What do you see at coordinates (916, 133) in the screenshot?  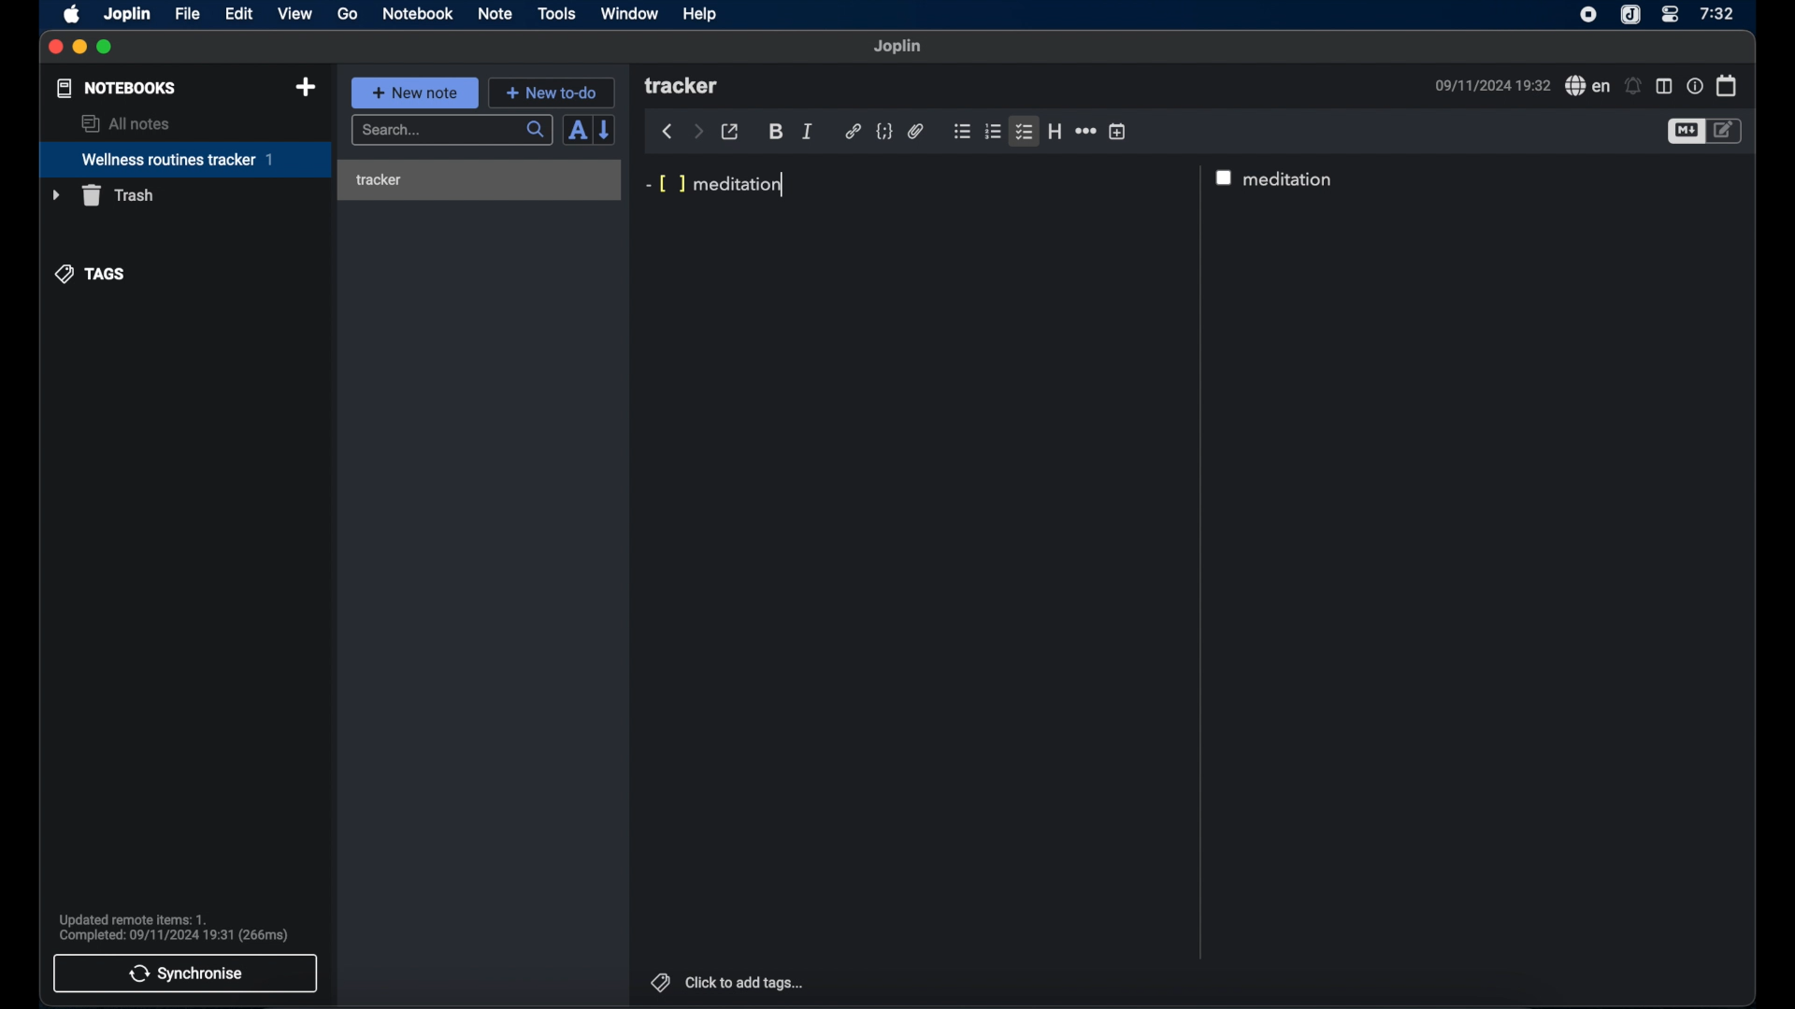 I see `attach file` at bounding box center [916, 133].